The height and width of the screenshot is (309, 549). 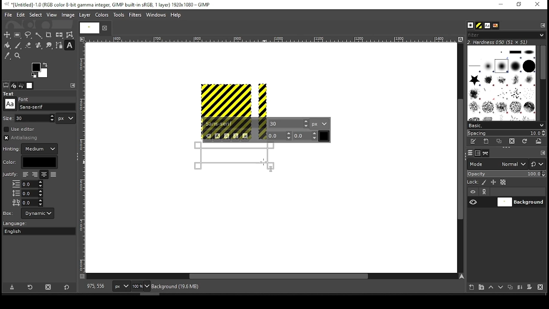 I want to click on tool options, so click(x=6, y=85).